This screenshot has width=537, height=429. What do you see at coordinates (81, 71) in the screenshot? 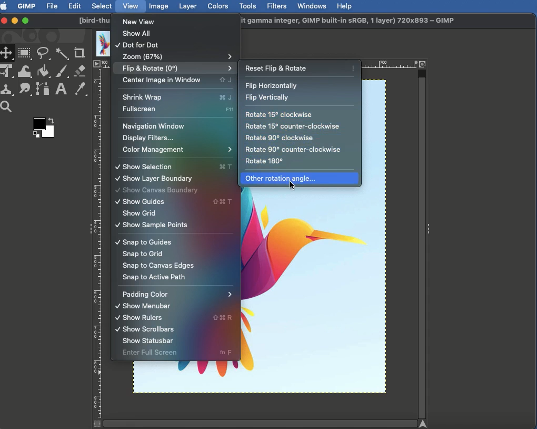
I see `Eraser` at bounding box center [81, 71].